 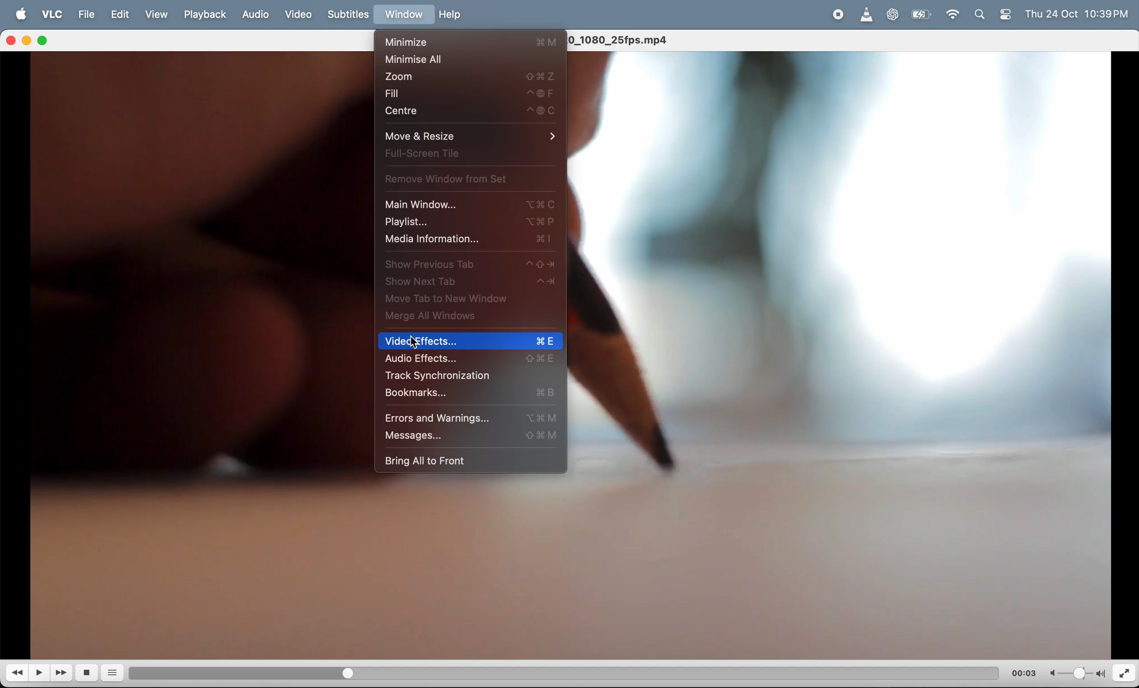 I want to click on video, so click(x=299, y=12).